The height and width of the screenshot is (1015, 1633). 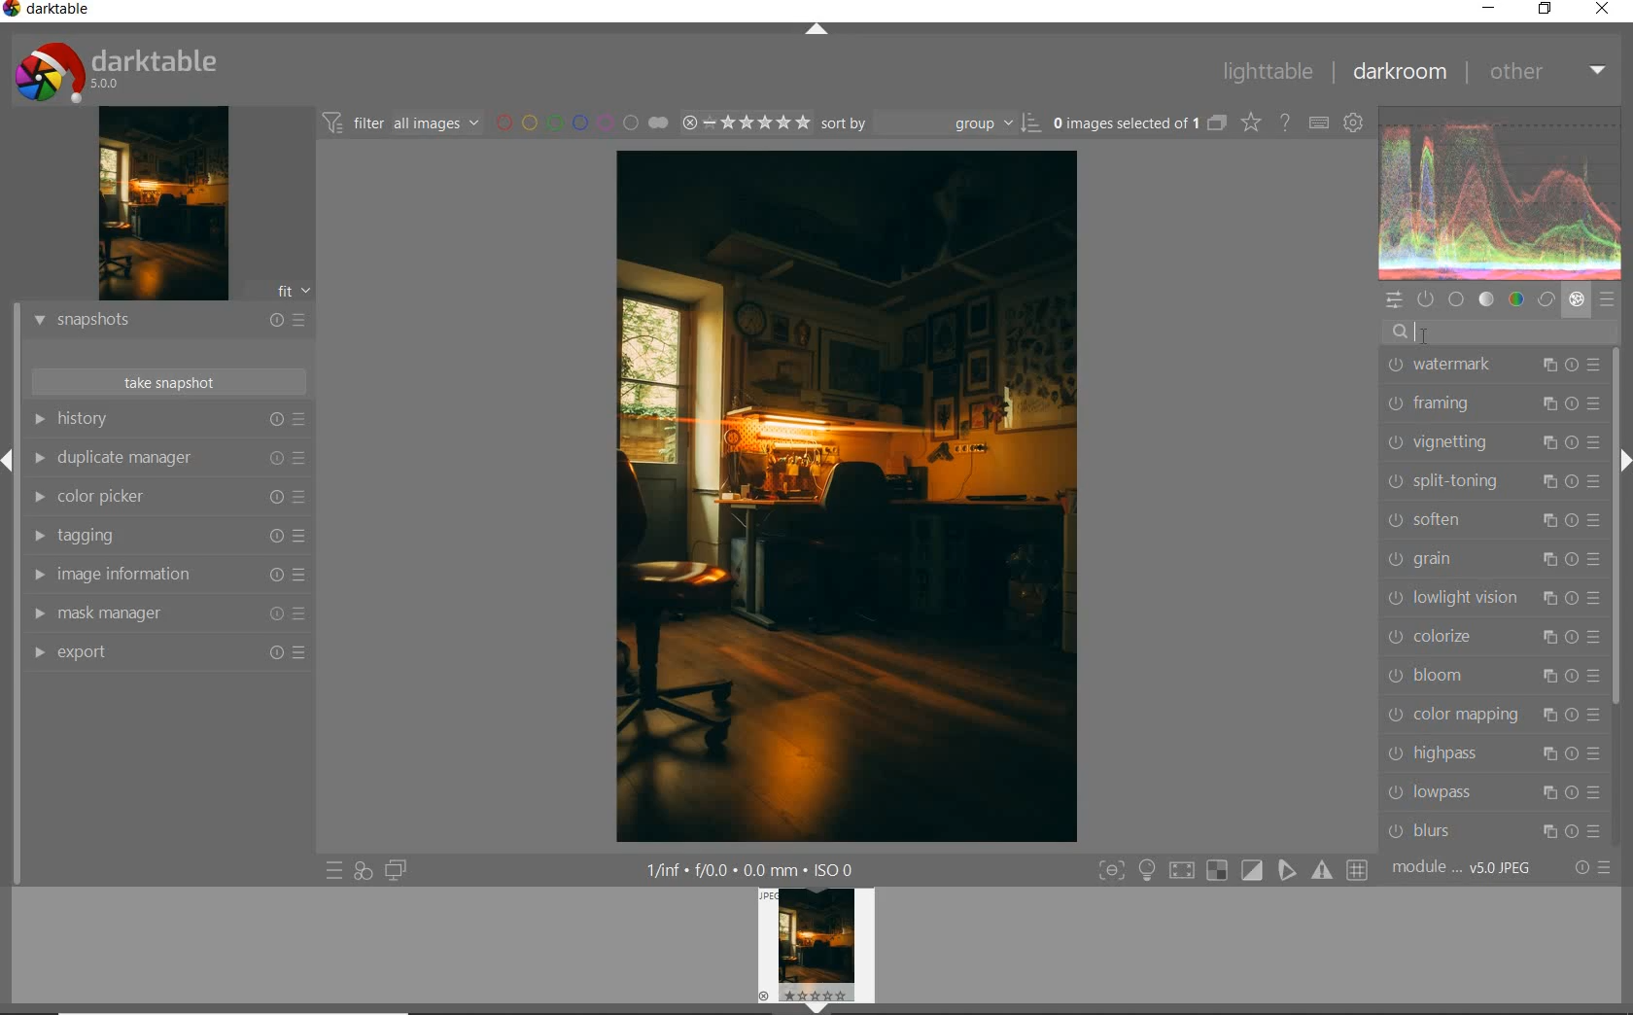 I want to click on show global preferences, so click(x=1354, y=123).